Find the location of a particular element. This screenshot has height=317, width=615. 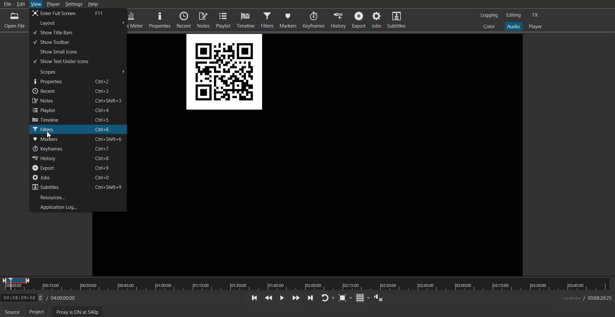

Properties is located at coordinates (160, 20).